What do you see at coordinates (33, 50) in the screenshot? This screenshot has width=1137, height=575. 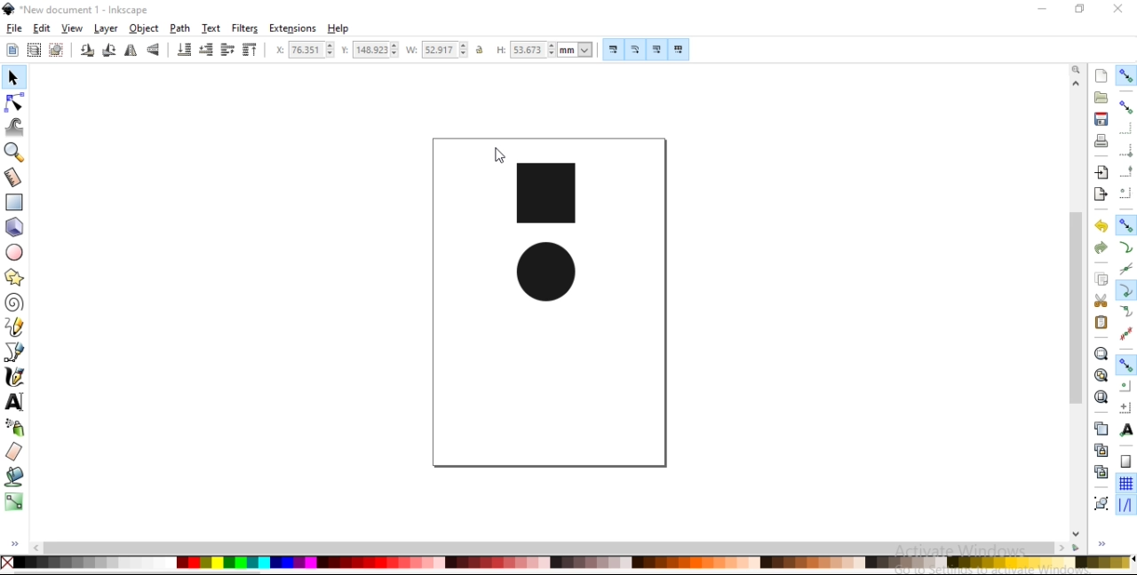 I see `select all objects in all visible and unlocked layers` at bounding box center [33, 50].